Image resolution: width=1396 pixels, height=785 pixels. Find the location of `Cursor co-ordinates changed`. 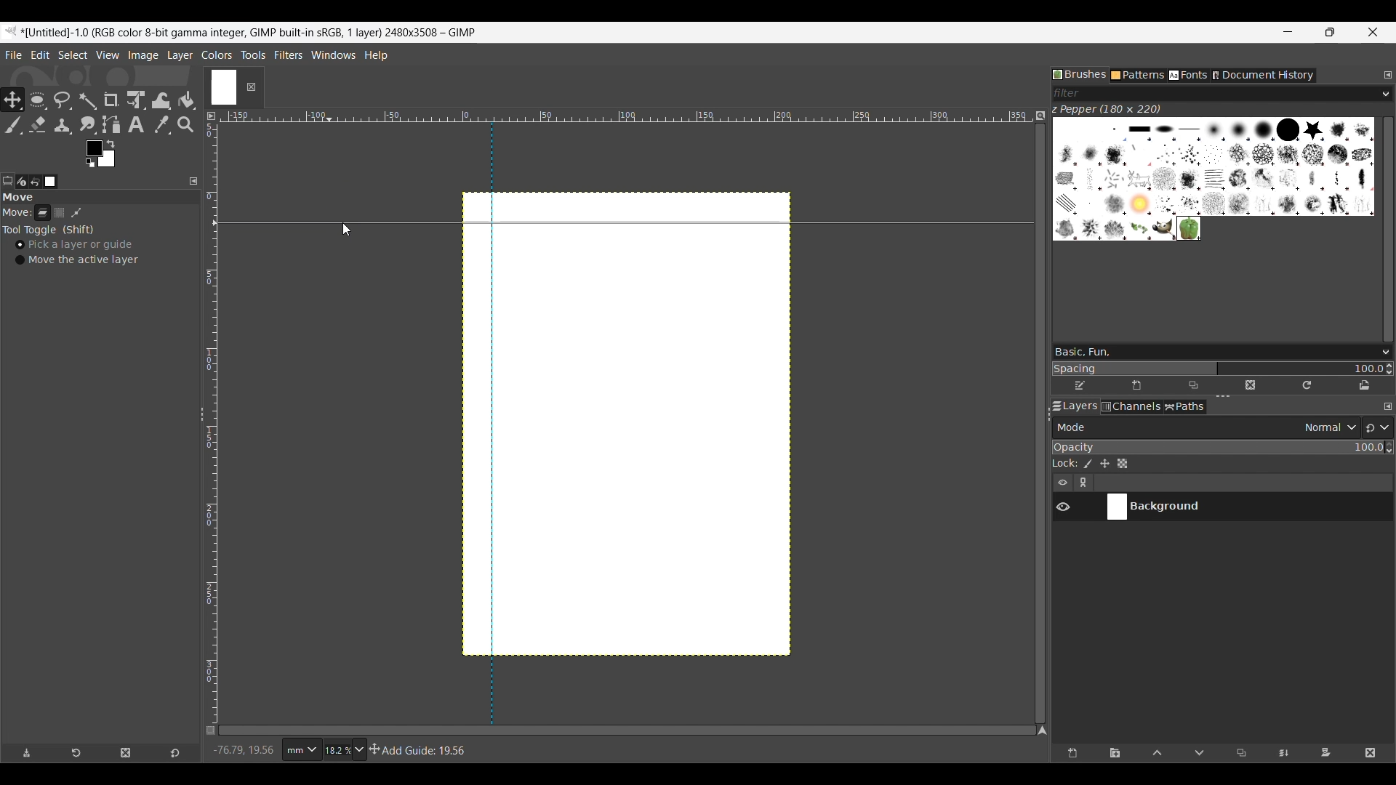

Cursor co-ordinates changed is located at coordinates (243, 750).